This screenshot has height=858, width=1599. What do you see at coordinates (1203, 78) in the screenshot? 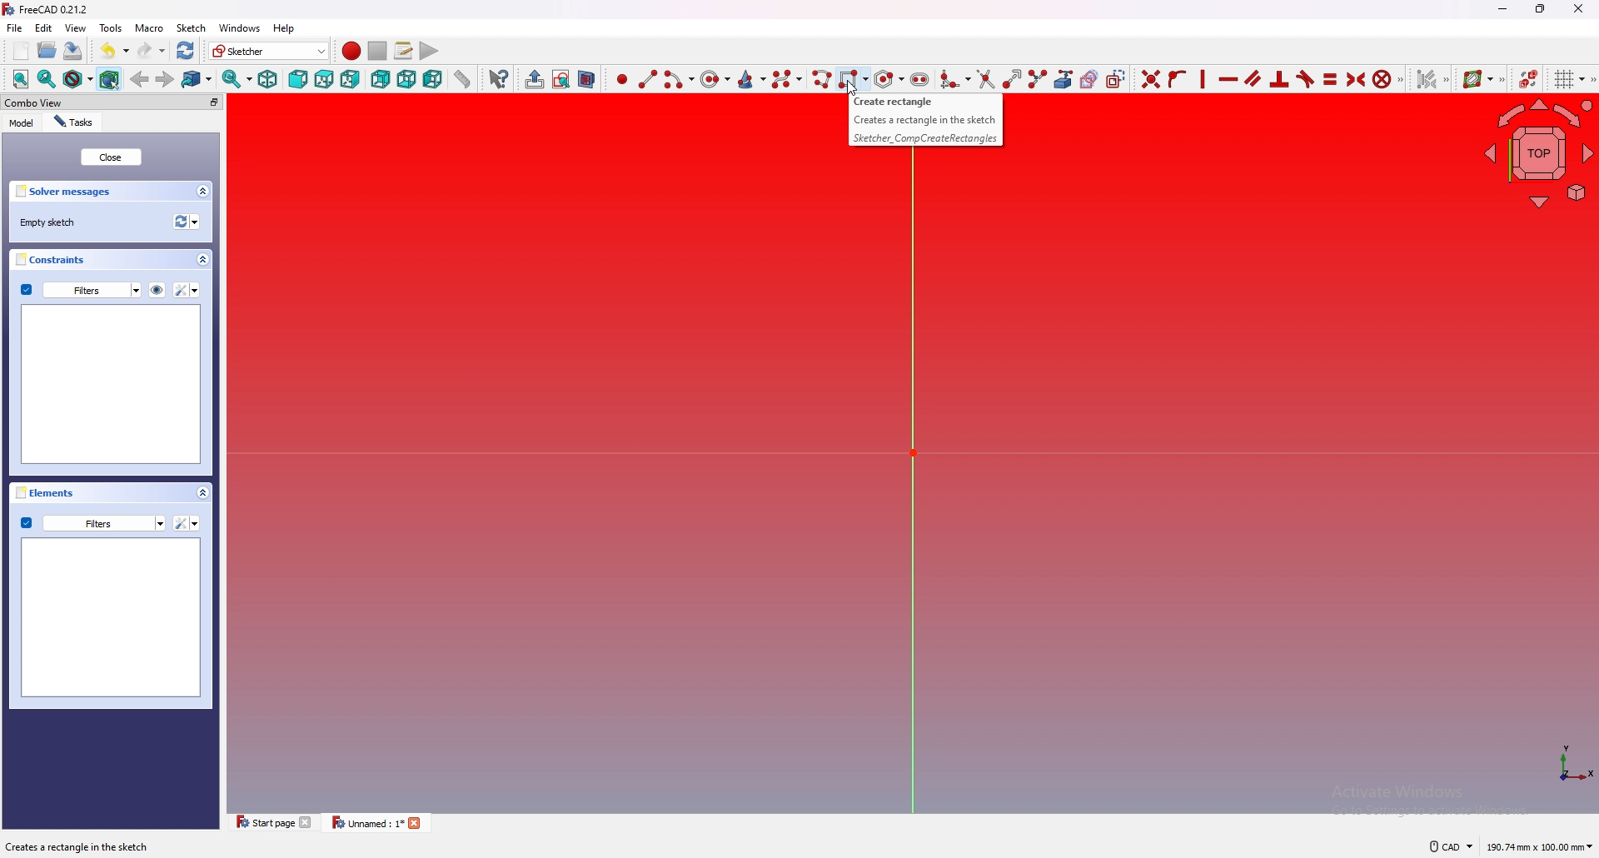
I see `constraint horizontally` at bounding box center [1203, 78].